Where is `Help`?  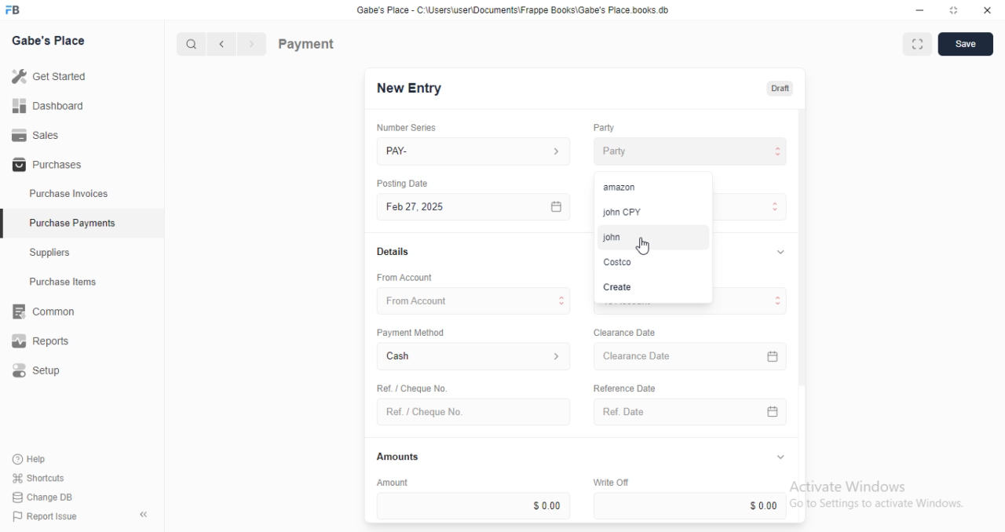
Help is located at coordinates (31, 460).